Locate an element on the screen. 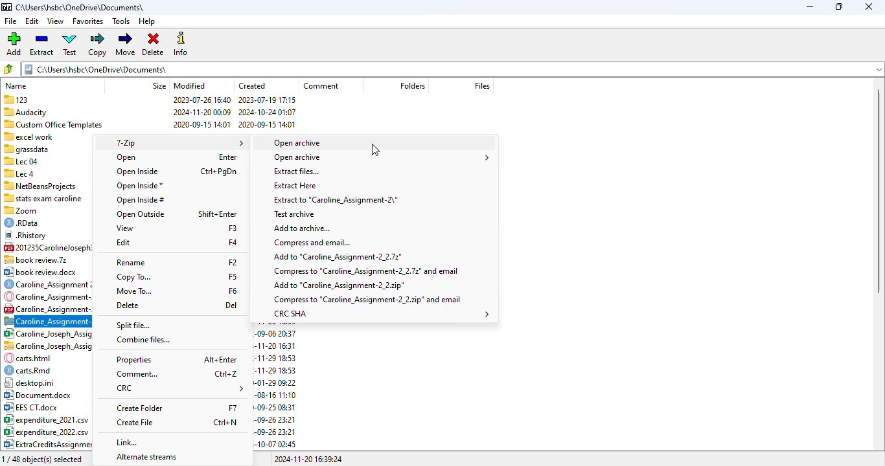  ~~. Caroline Joseph Assign... 92731 2024-11-20 16:31 2024-11-20 16:31 is located at coordinates (47, 346).